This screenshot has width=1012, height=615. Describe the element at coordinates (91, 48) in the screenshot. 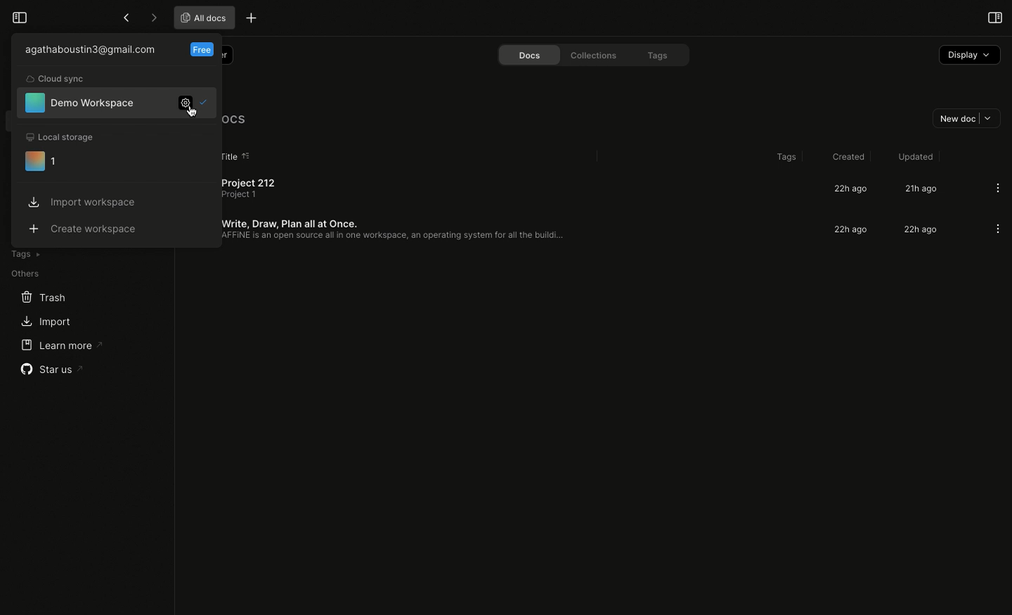

I see `agathaboustin3@gmail.com` at that location.